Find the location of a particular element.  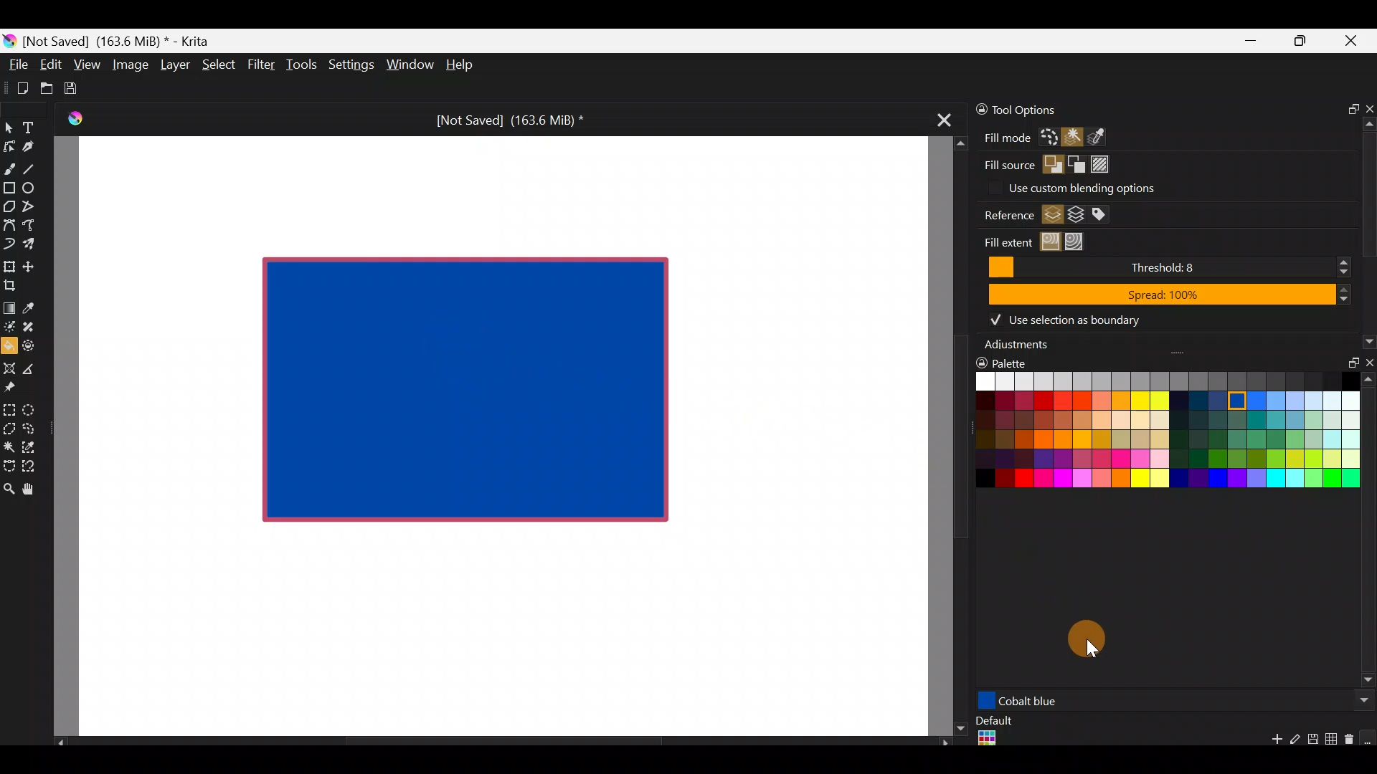

[Not Saved] (163.6 MiB) * is located at coordinates (508, 118).